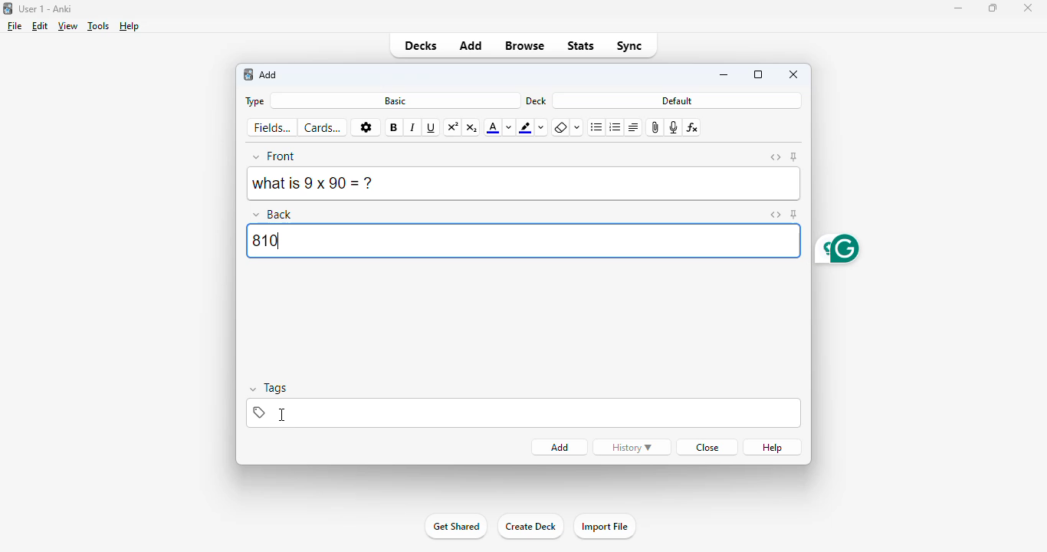 The height and width of the screenshot is (552, 1047). Describe the element at coordinates (253, 101) in the screenshot. I see `type` at that location.